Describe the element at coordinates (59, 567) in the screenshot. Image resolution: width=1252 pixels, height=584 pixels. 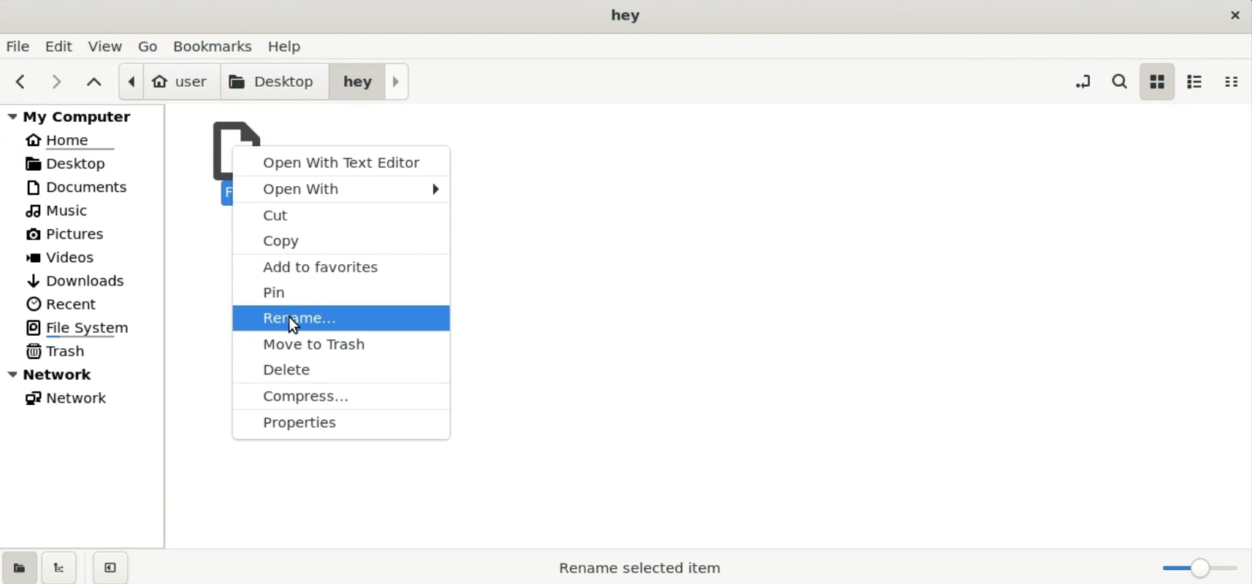
I see `show treeview` at that location.